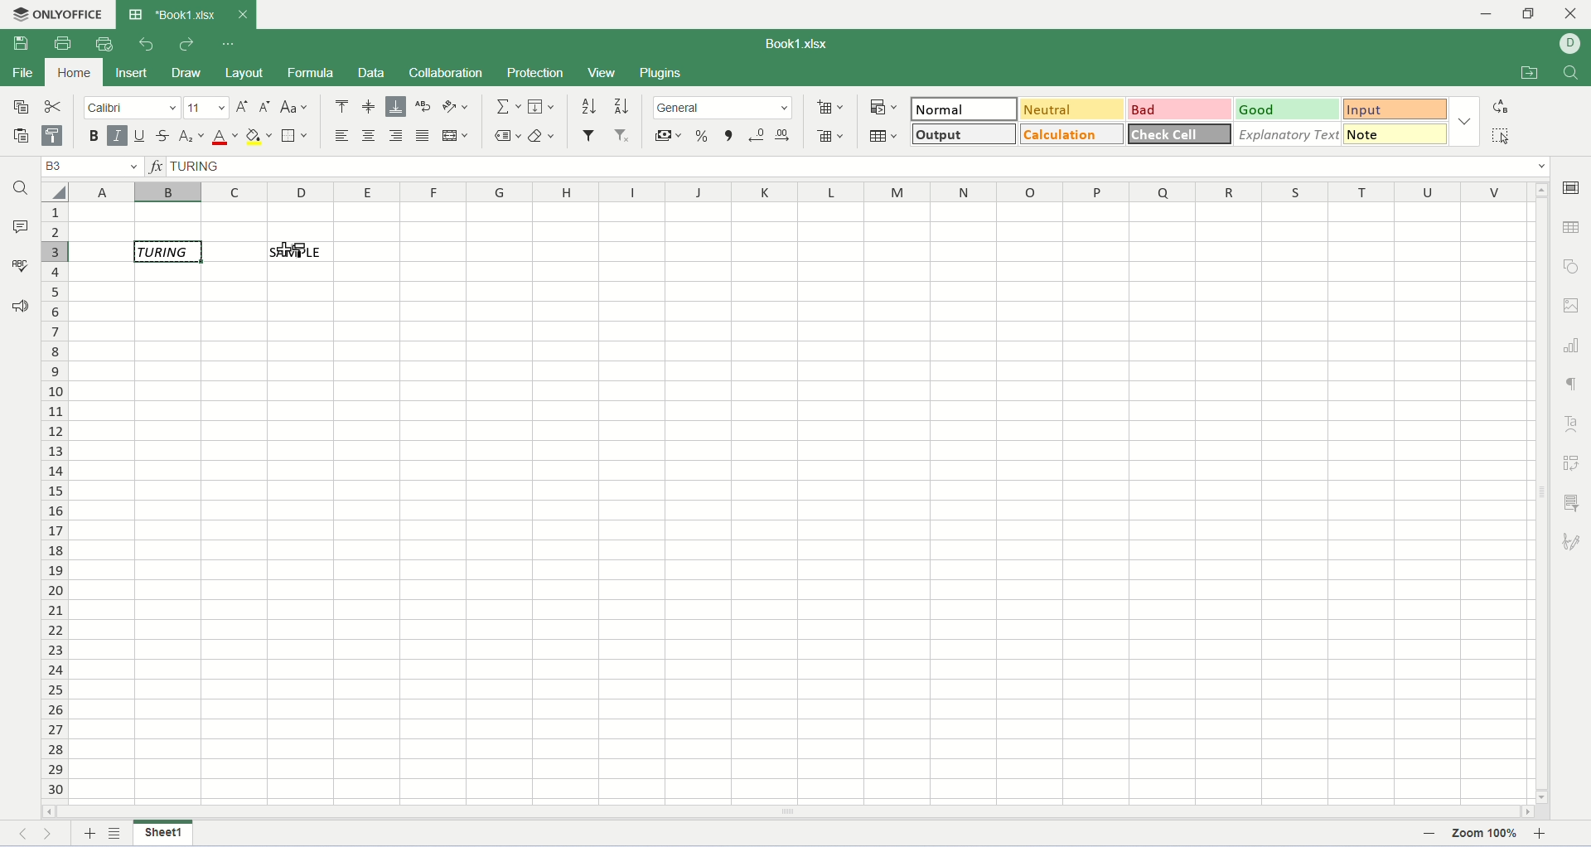 The width and height of the screenshot is (1591, 847). Describe the element at coordinates (1573, 345) in the screenshot. I see `chart settings` at that location.